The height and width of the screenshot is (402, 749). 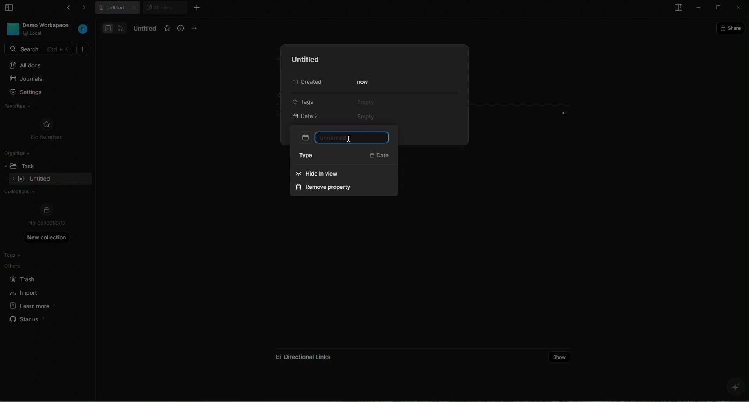 What do you see at coordinates (25, 292) in the screenshot?
I see `import` at bounding box center [25, 292].